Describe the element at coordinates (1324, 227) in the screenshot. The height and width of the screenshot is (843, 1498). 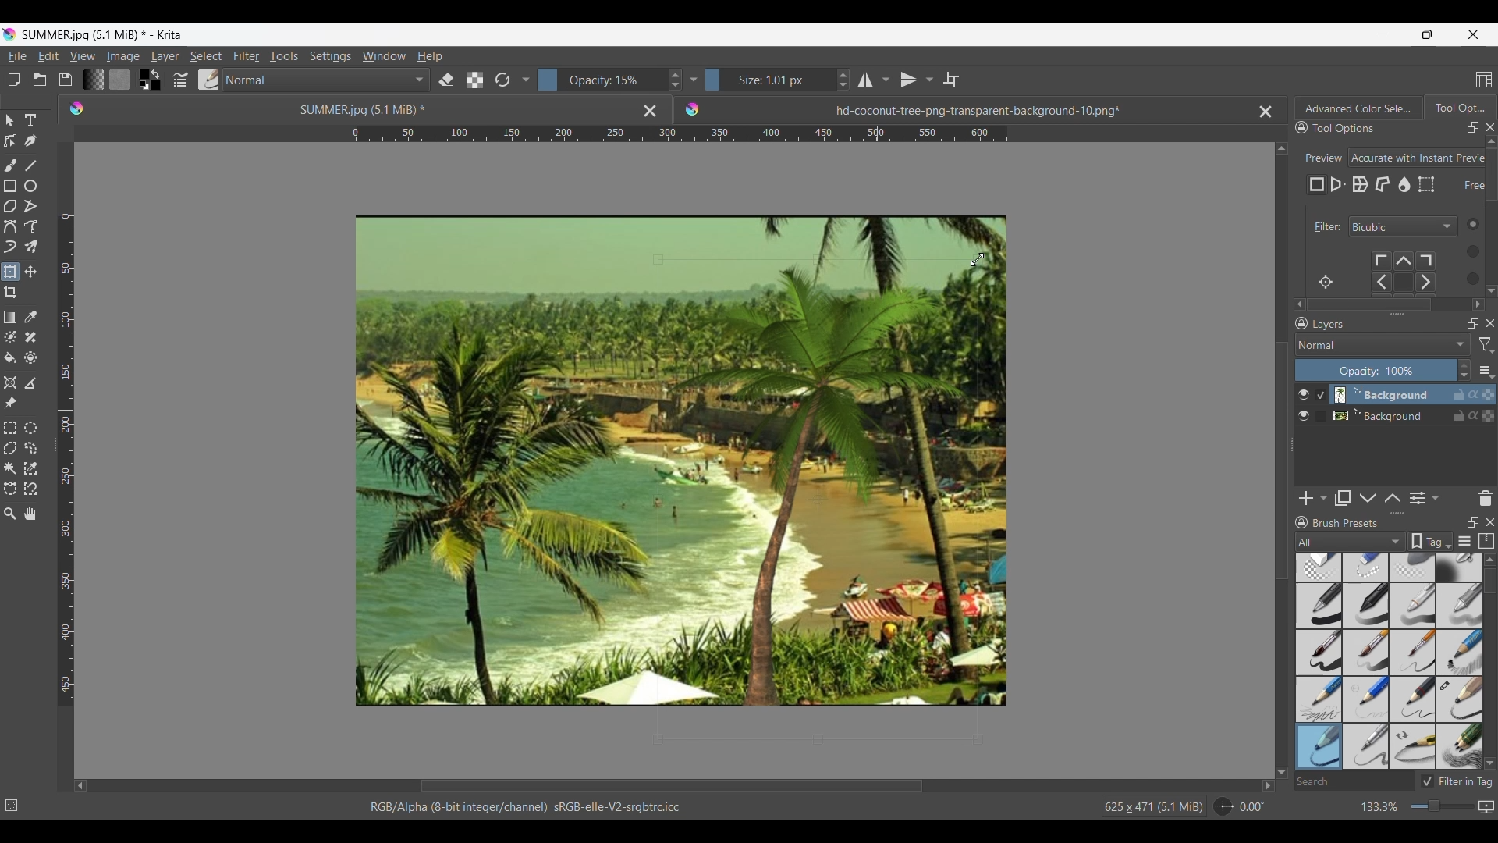
I see `Filter` at that location.